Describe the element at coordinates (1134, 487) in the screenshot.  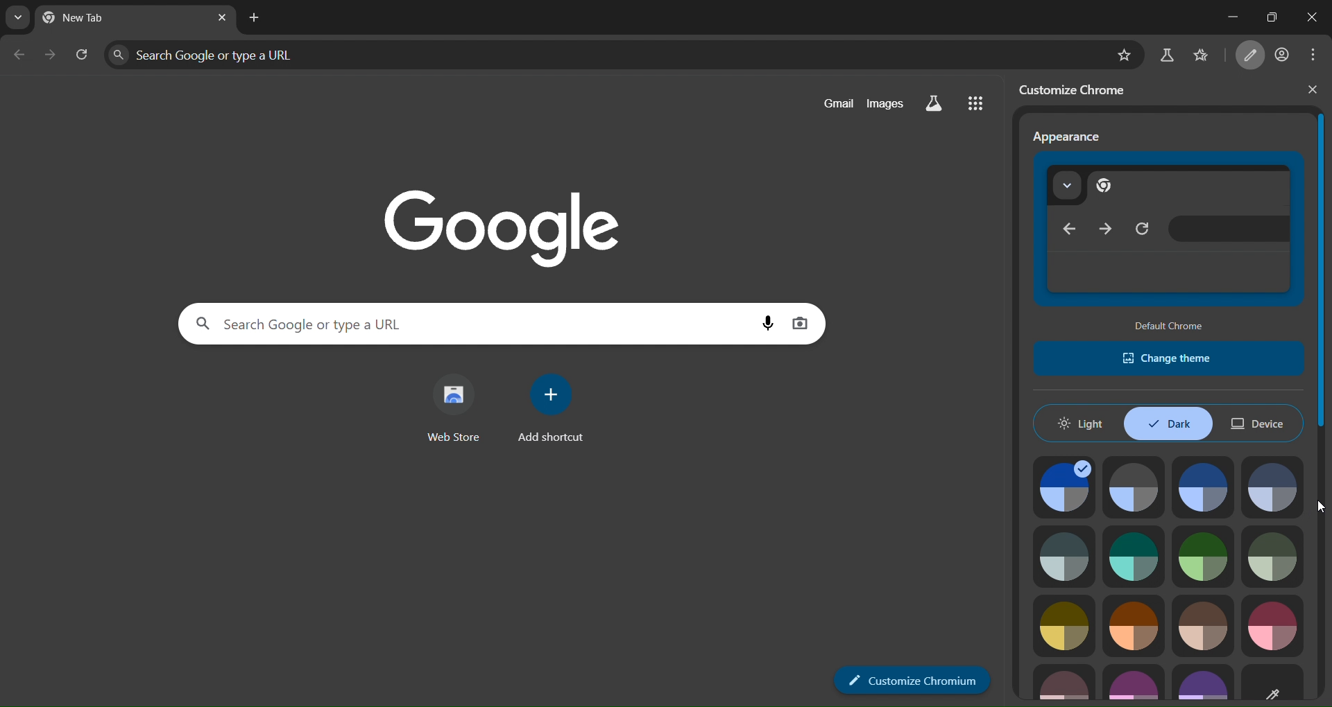
I see `image` at that location.